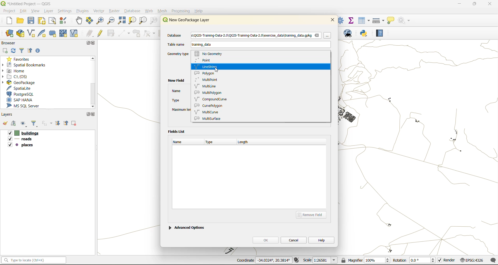  What do you see at coordinates (20, 22) in the screenshot?
I see `open` at bounding box center [20, 22].